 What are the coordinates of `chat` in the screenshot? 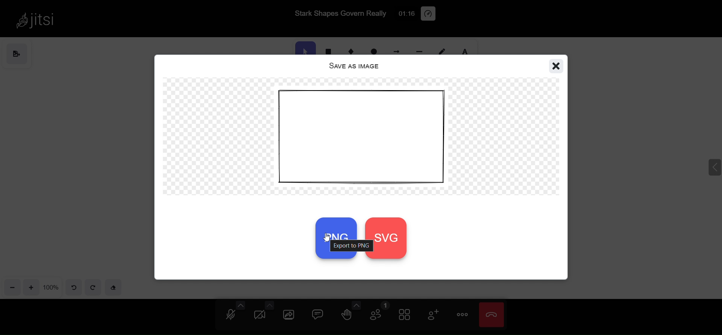 It's located at (319, 314).